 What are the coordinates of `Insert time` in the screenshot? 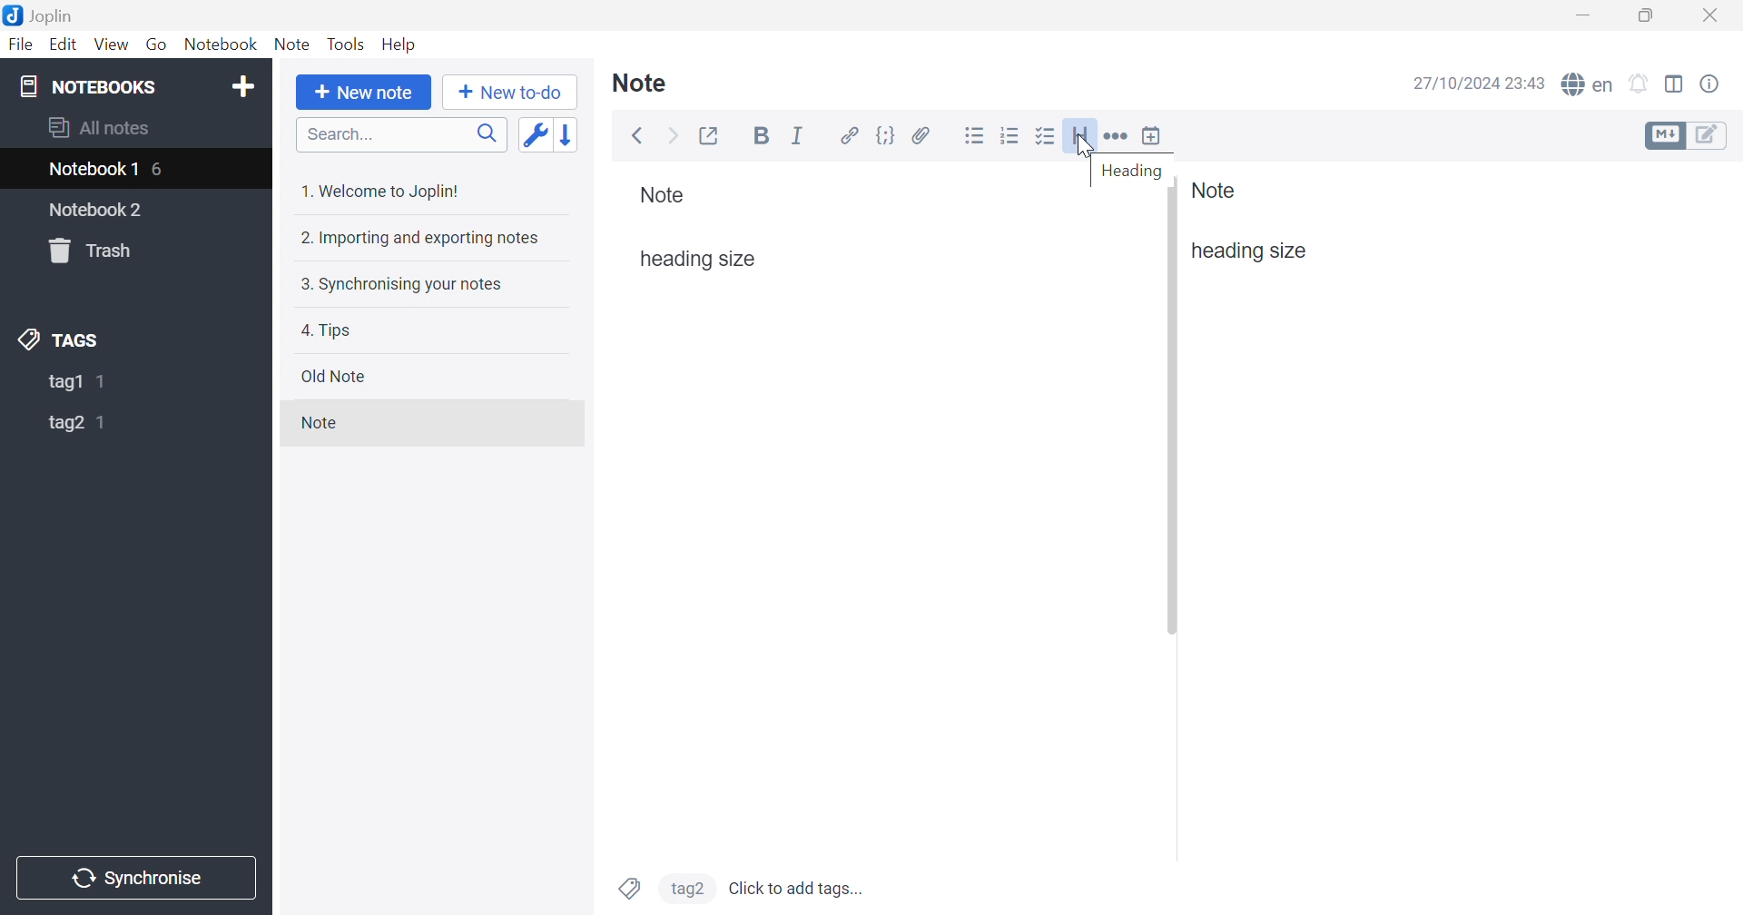 It's located at (1151, 136).